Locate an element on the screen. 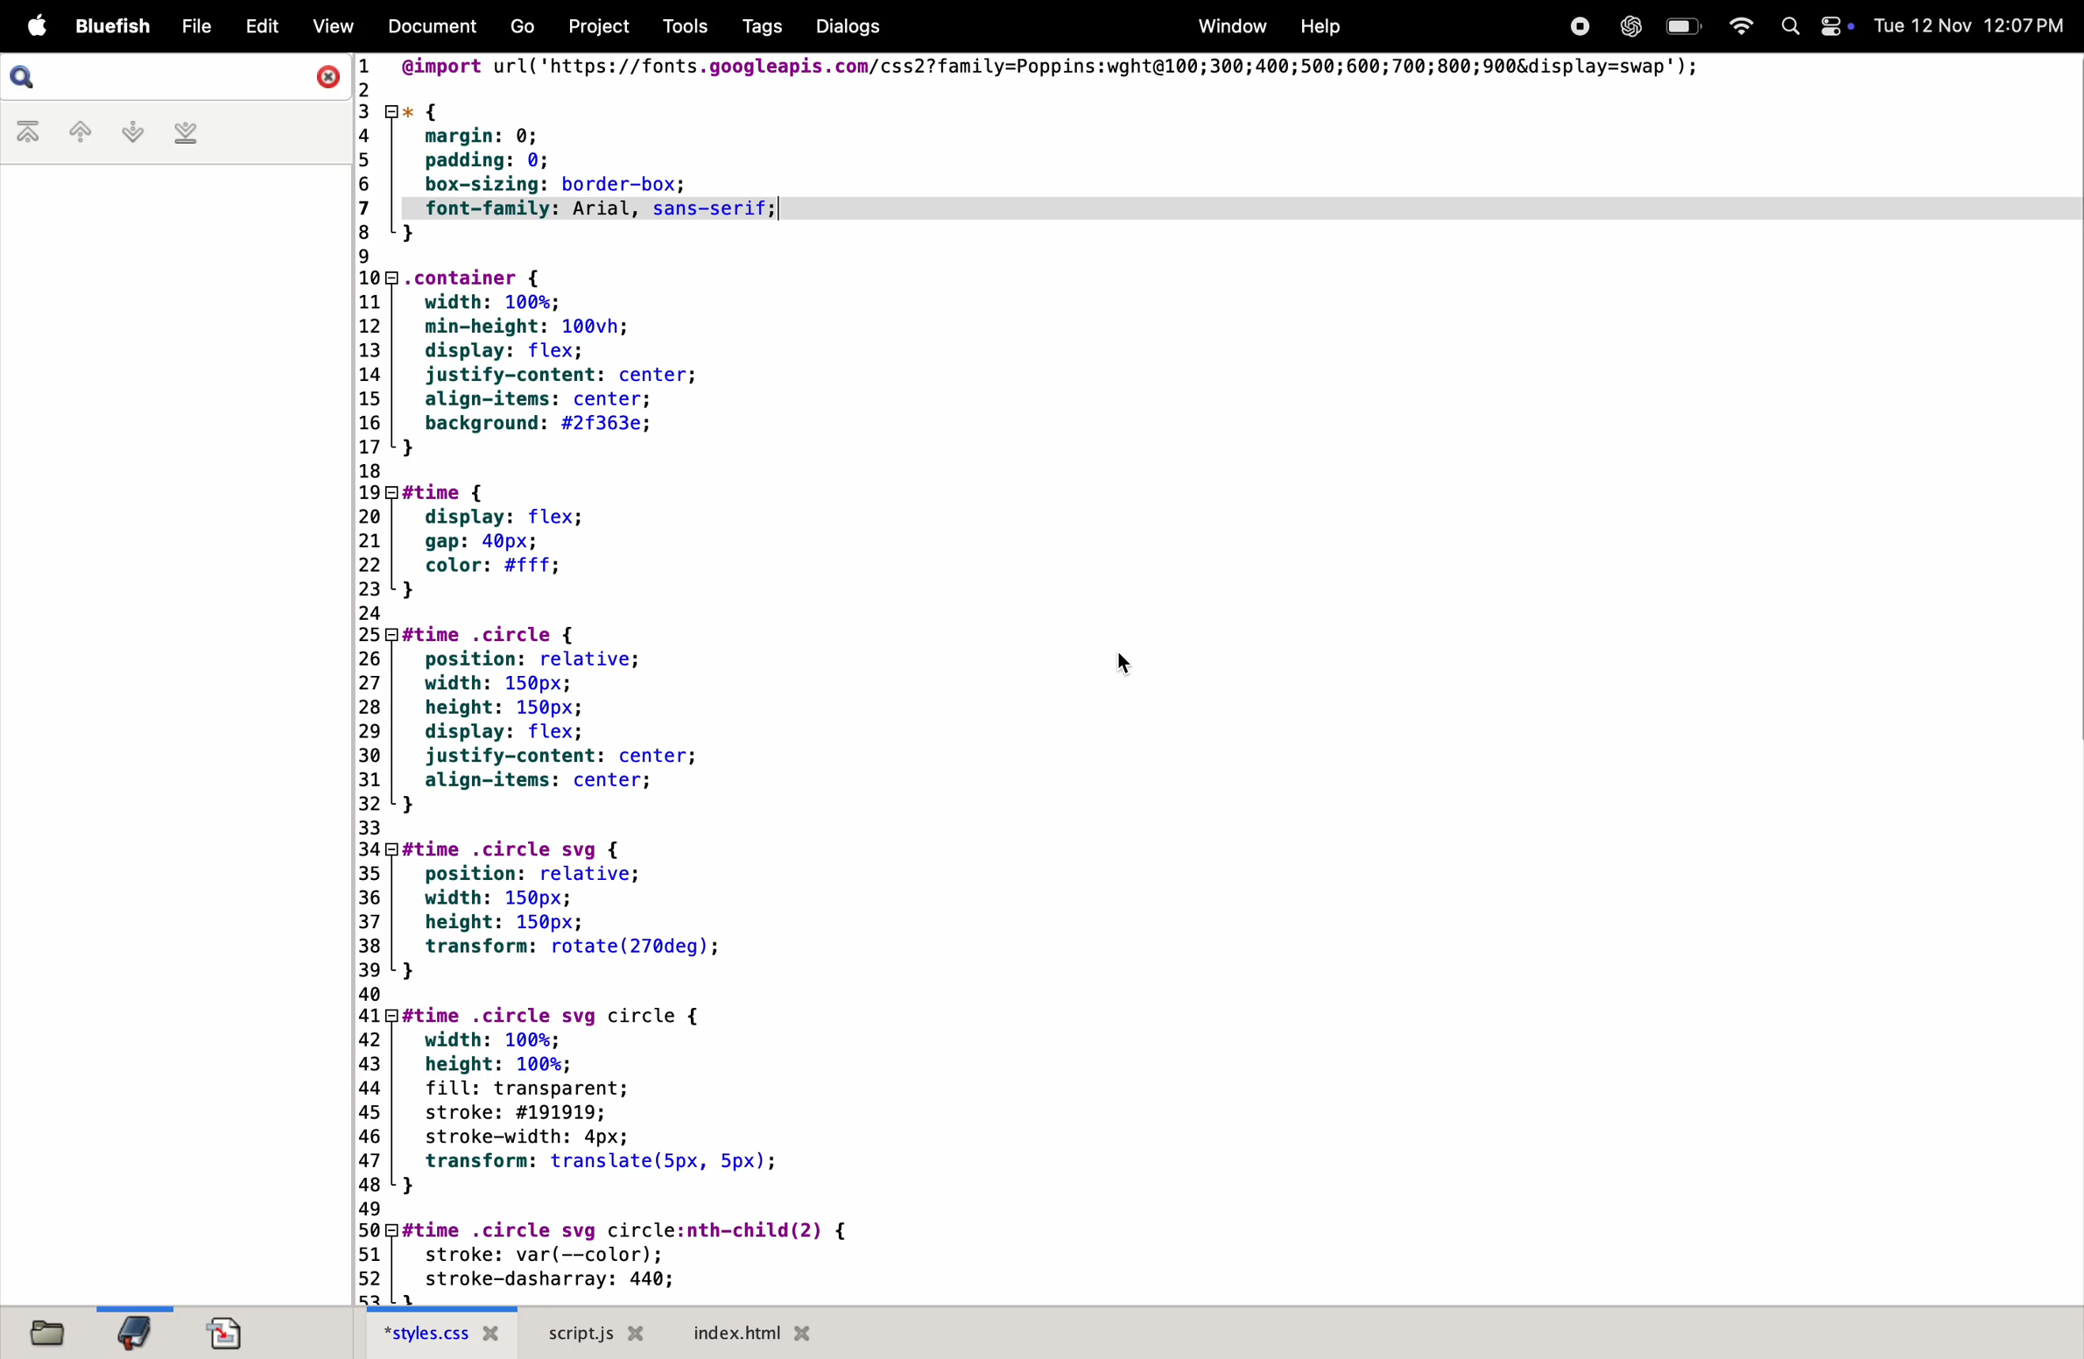 This screenshot has width=2084, height=1359. dialogs is located at coordinates (844, 26).